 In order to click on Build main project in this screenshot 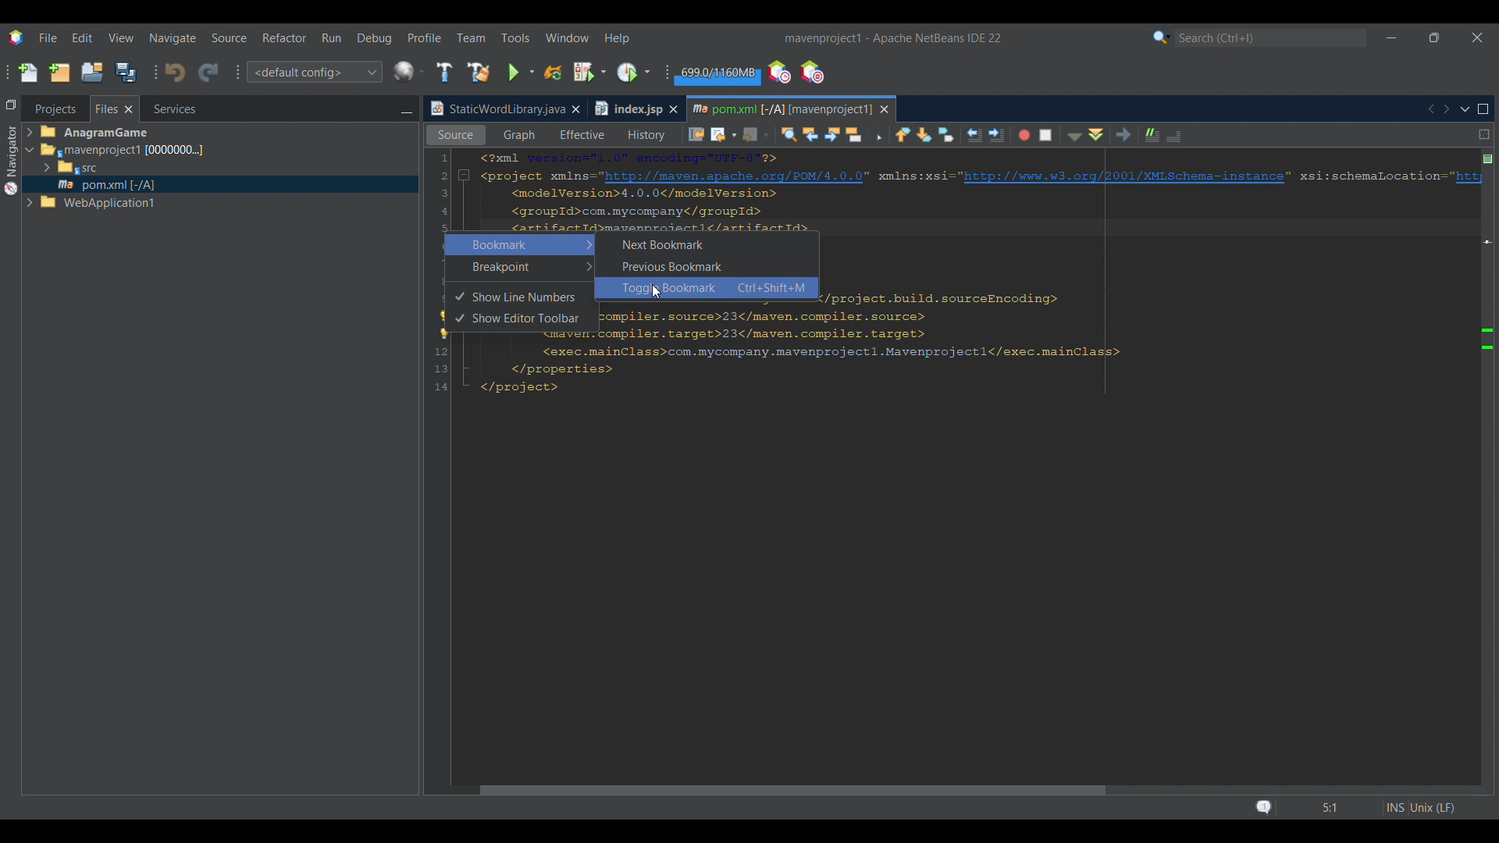, I will do `click(444, 72)`.